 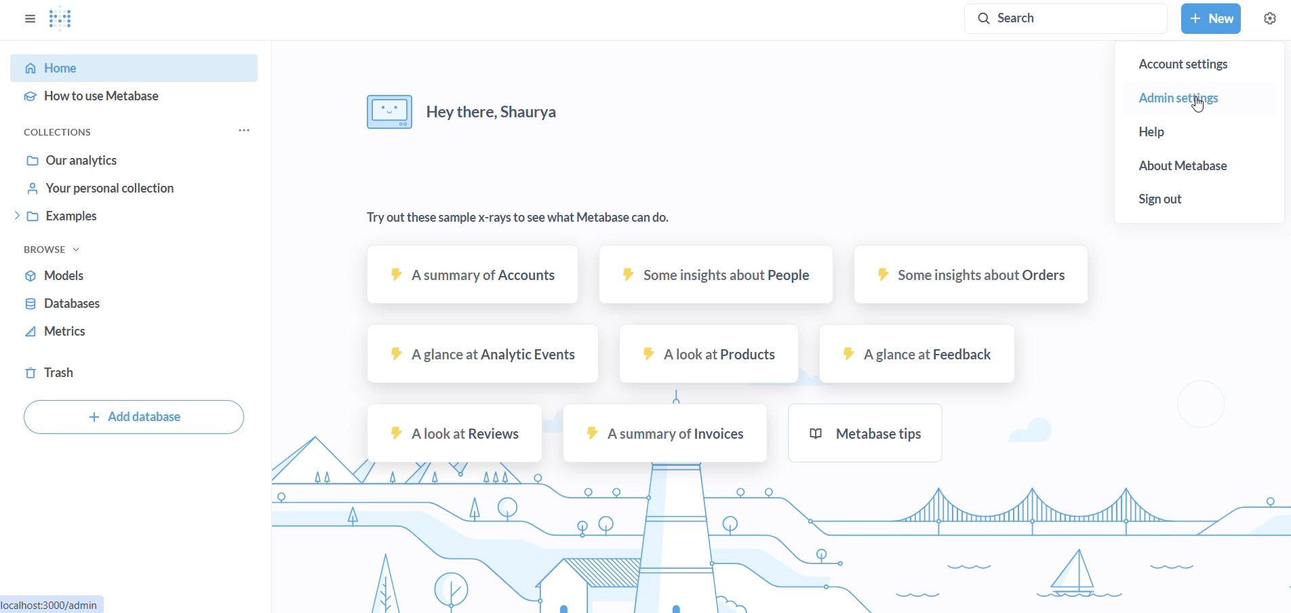 What do you see at coordinates (27, 17) in the screenshot?
I see `sidebar` at bounding box center [27, 17].